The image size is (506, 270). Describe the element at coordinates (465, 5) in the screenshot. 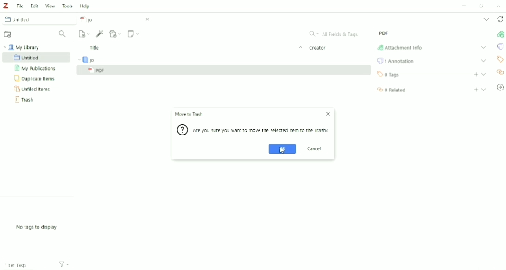

I see `Minimize` at that location.